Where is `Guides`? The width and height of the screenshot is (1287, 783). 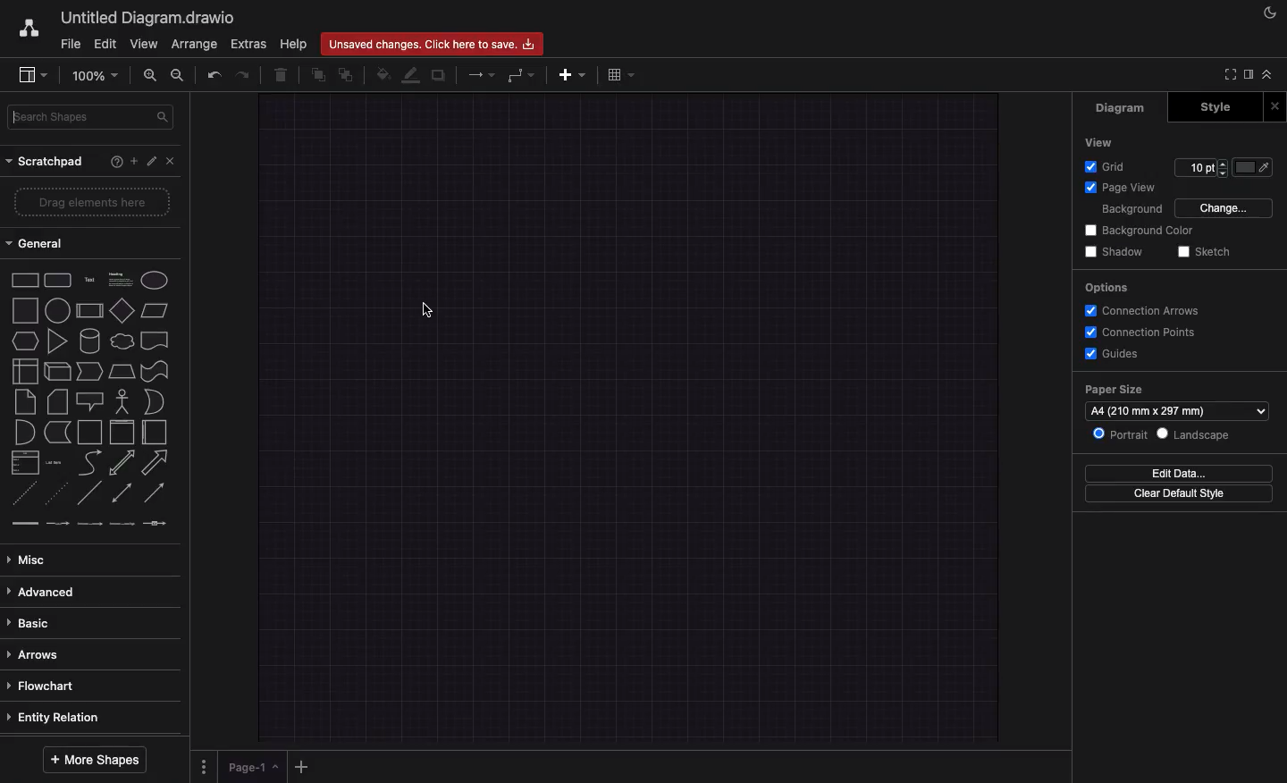
Guides is located at coordinates (1115, 354).